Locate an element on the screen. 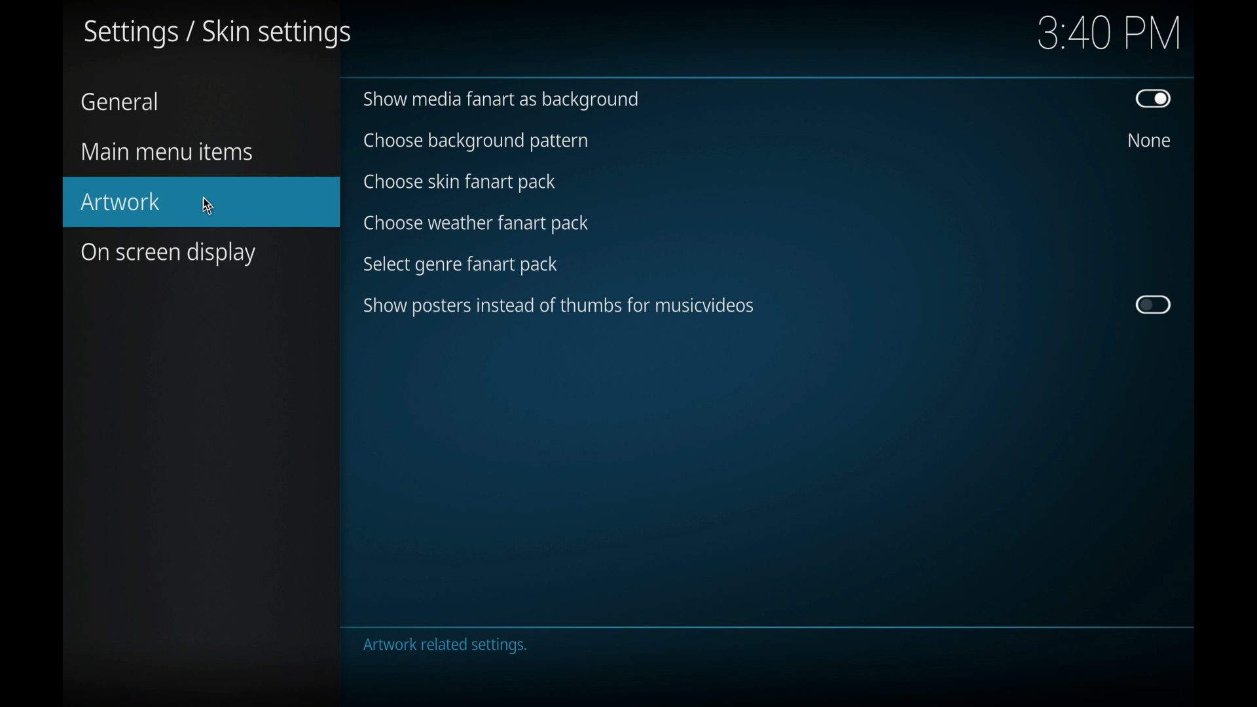 The height and width of the screenshot is (707, 1257). time is located at coordinates (1109, 34).